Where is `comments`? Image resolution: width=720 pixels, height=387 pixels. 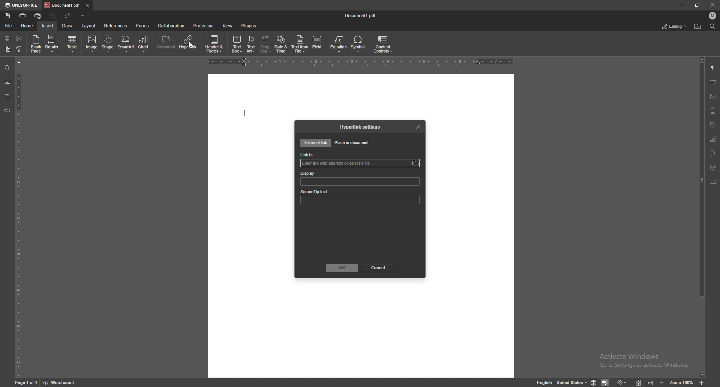
comments is located at coordinates (6, 82).